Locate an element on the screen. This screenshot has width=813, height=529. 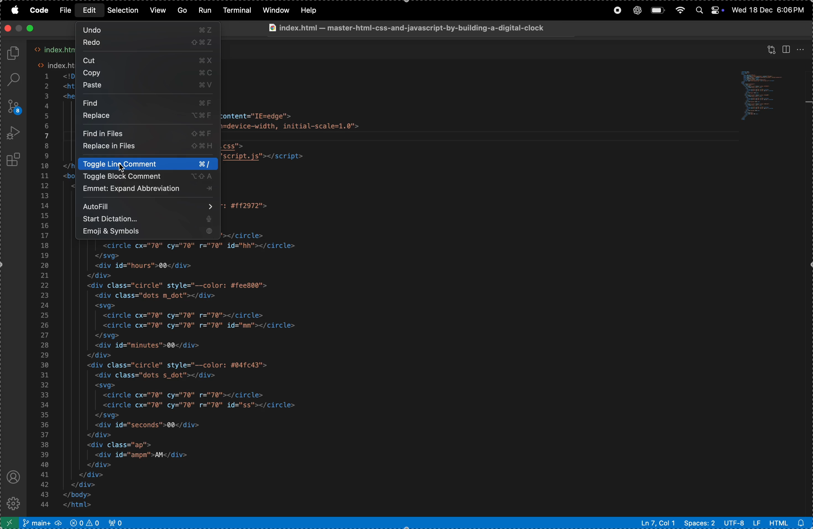
redo is located at coordinates (148, 43).